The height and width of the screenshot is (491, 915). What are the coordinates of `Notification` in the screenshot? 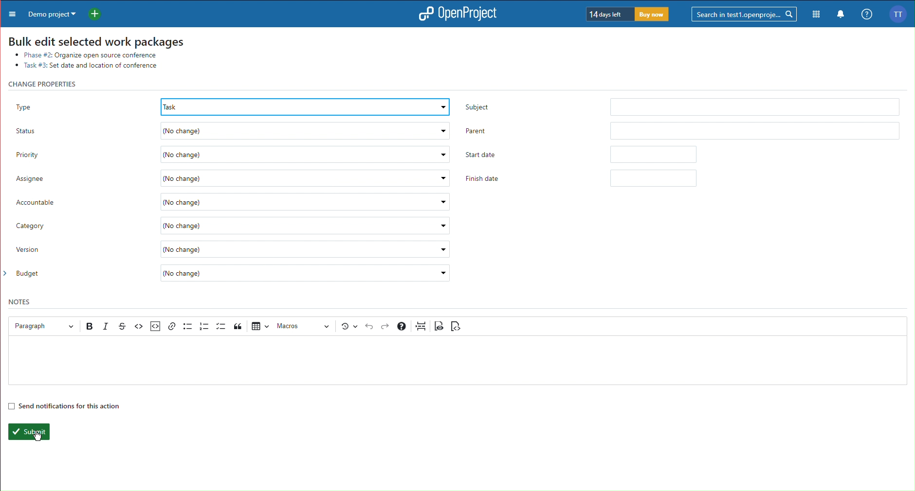 It's located at (841, 15).